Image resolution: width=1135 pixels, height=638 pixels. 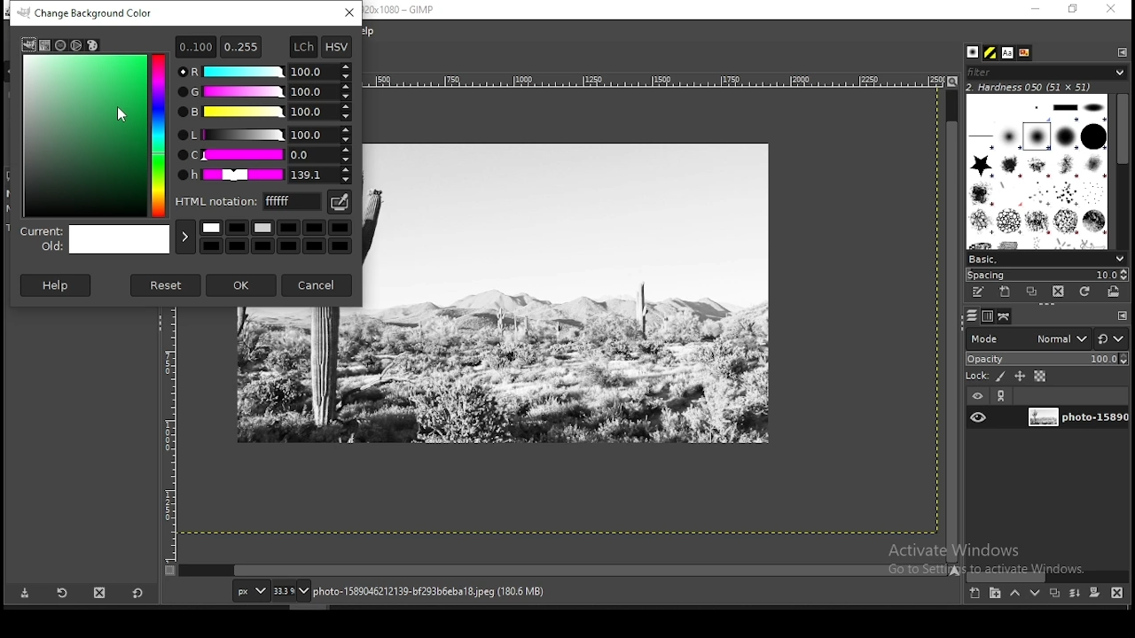 I want to click on patterns, so click(x=991, y=52).